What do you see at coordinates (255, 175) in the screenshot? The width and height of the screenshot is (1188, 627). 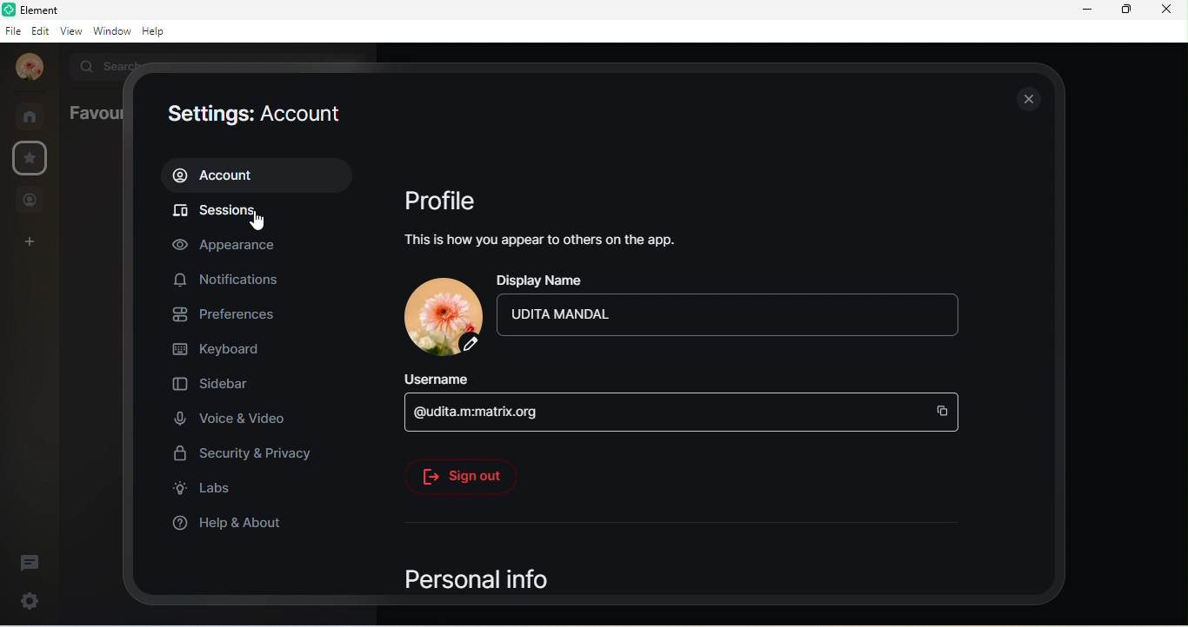 I see `account` at bounding box center [255, 175].